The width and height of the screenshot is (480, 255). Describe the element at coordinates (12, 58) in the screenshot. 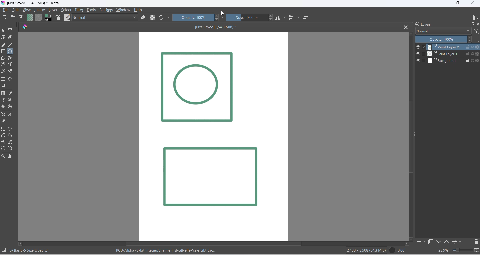

I see `polyline tool` at that location.